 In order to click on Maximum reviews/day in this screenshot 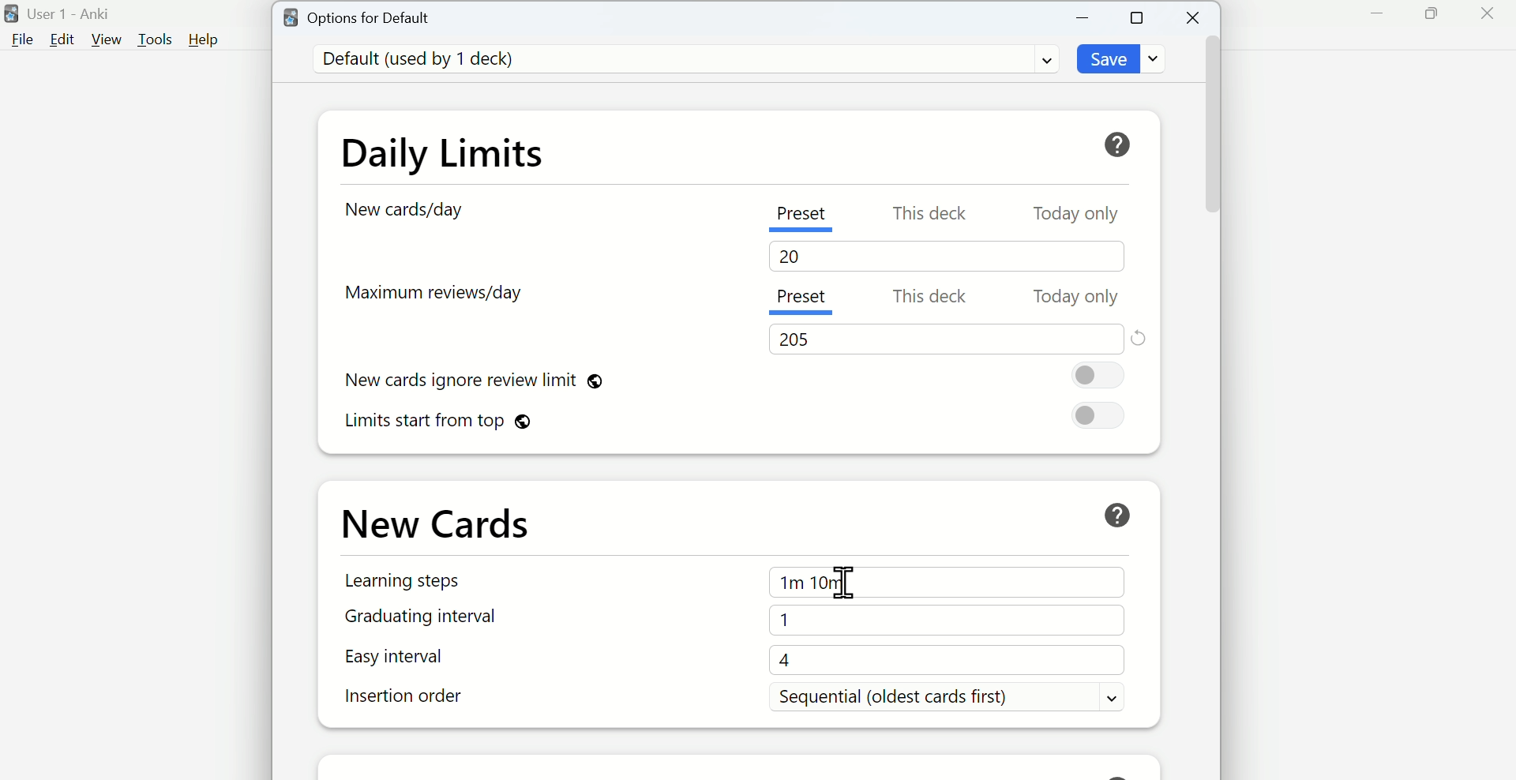, I will do `click(443, 298)`.